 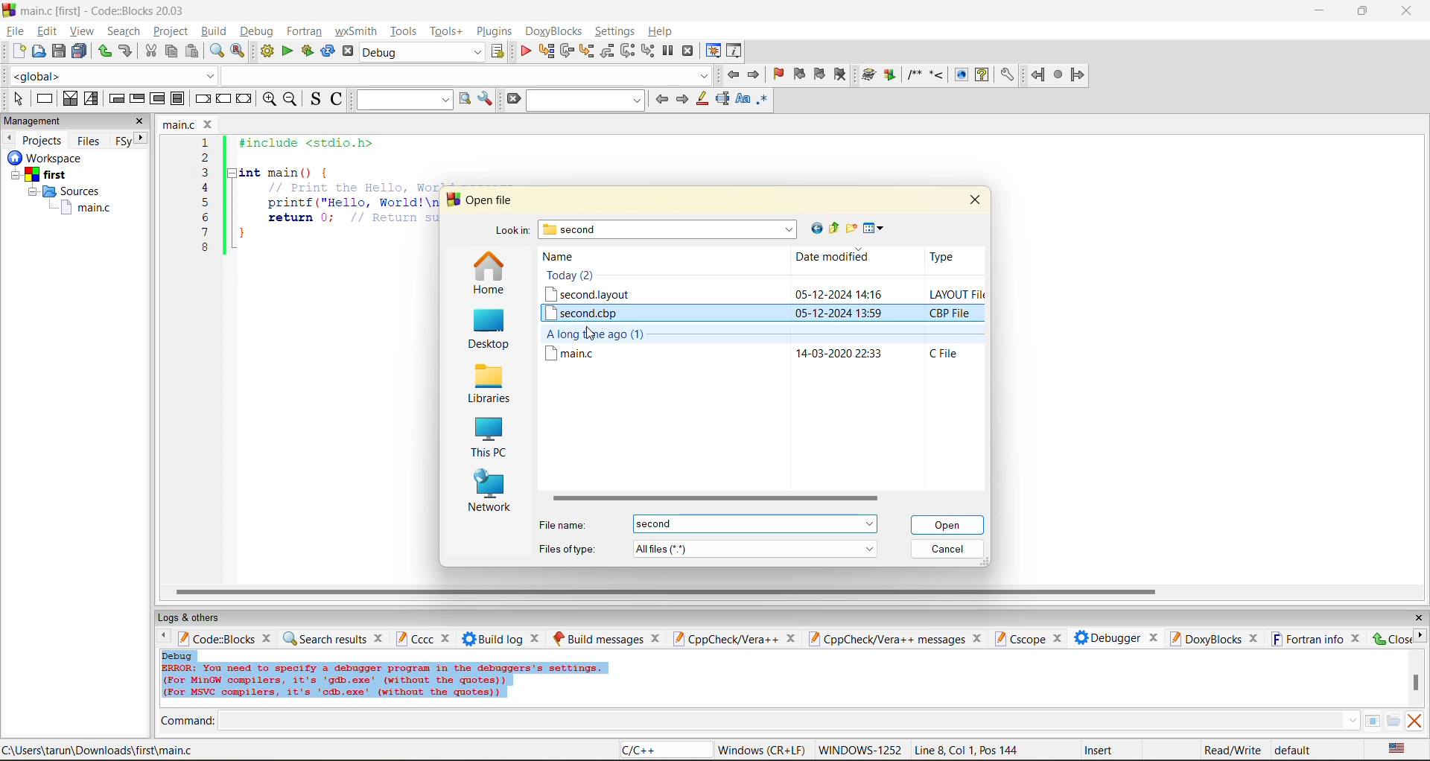 What do you see at coordinates (840, 354) in the screenshot?
I see `date and time` at bounding box center [840, 354].